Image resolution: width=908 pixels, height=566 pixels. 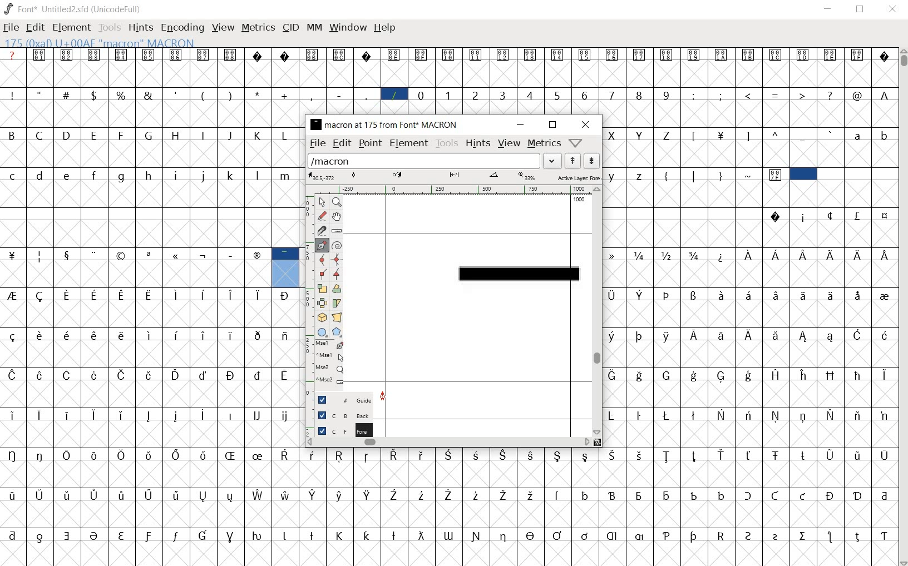 What do you see at coordinates (204, 95) in the screenshot?
I see `(` at bounding box center [204, 95].